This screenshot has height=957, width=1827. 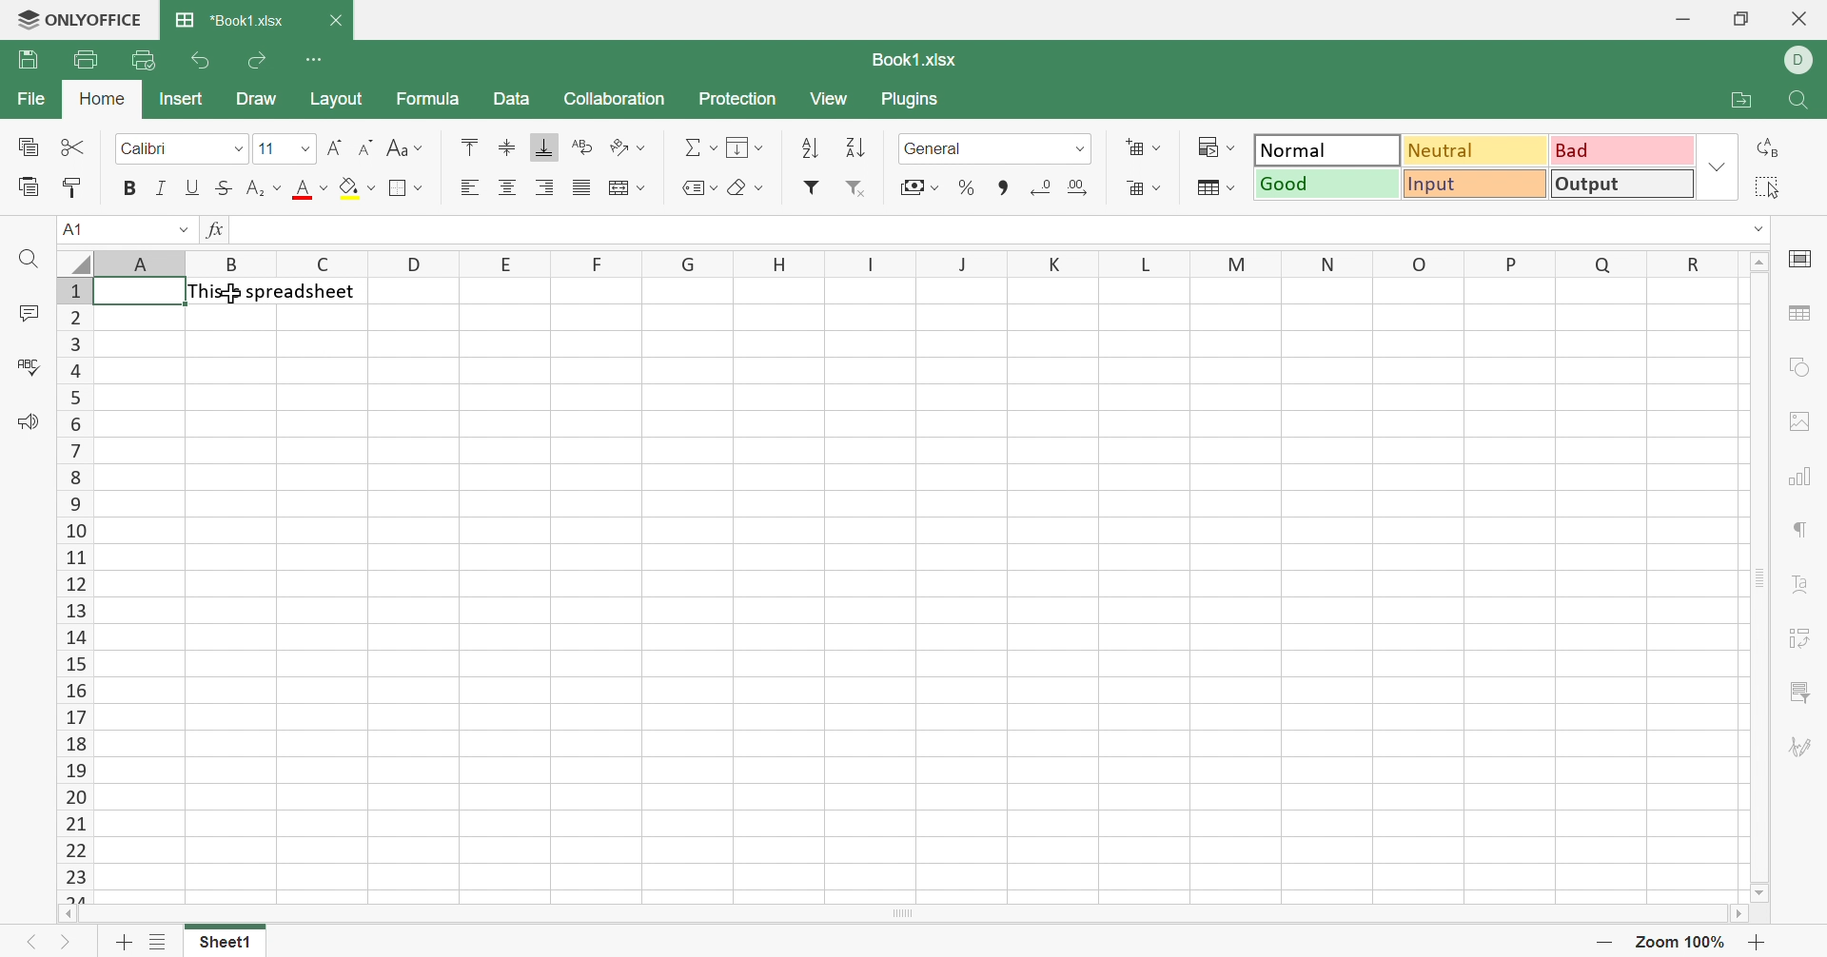 What do you see at coordinates (68, 913) in the screenshot?
I see `Scroll Left` at bounding box center [68, 913].